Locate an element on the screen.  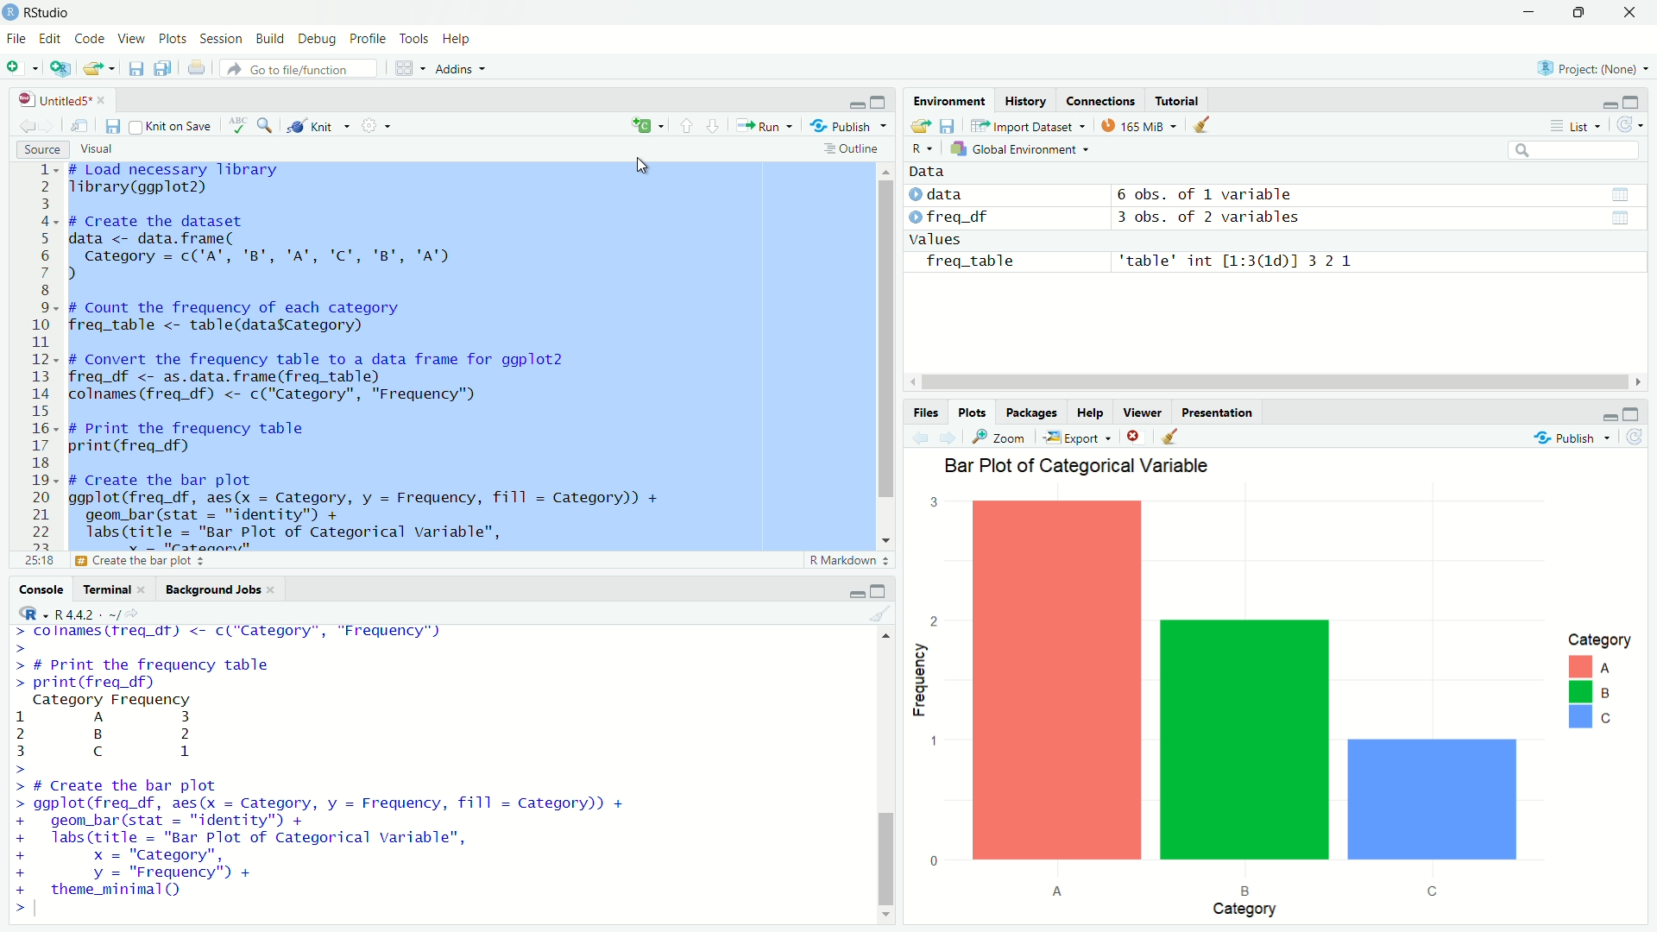
Addins is located at coordinates (463, 72).